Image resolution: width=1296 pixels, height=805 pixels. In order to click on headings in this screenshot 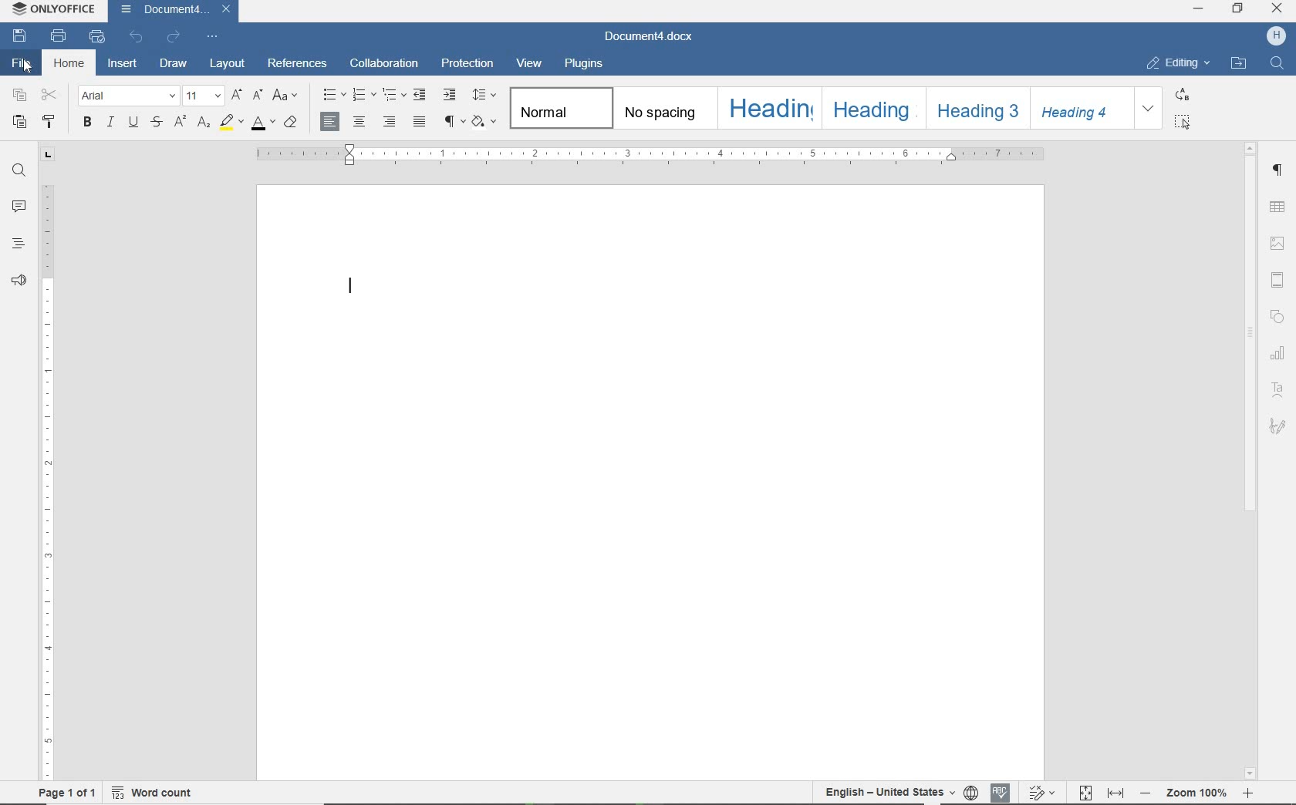, I will do `click(15, 245)`.